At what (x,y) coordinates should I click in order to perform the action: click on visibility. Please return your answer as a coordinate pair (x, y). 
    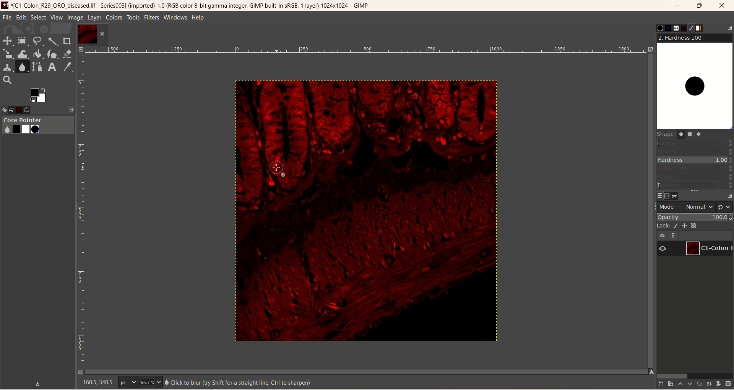
    Looking at the image, I should click on (663, 235).